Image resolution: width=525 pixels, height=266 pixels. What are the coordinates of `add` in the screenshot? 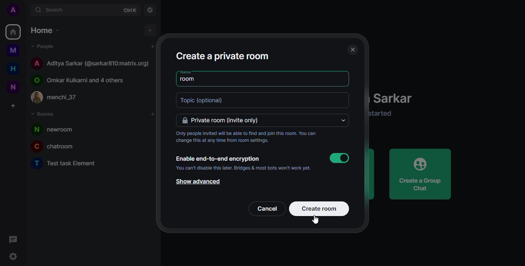 It's located at (152, 47).